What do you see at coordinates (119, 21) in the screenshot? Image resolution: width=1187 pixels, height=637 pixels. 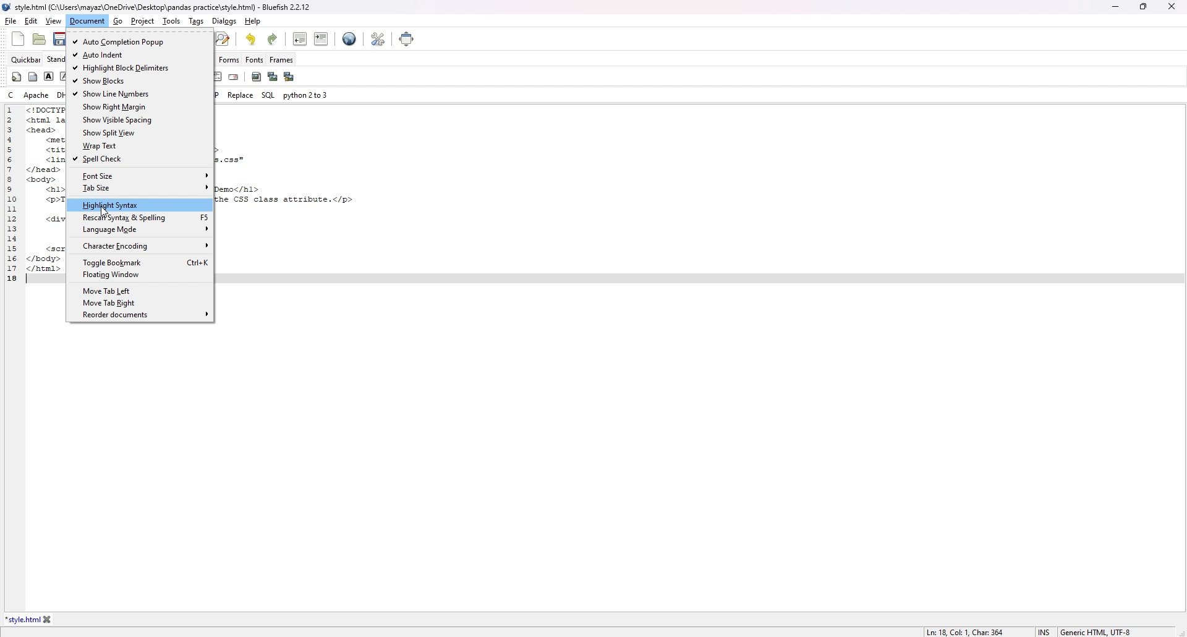 I see `go` at bounding box center [119, 21].